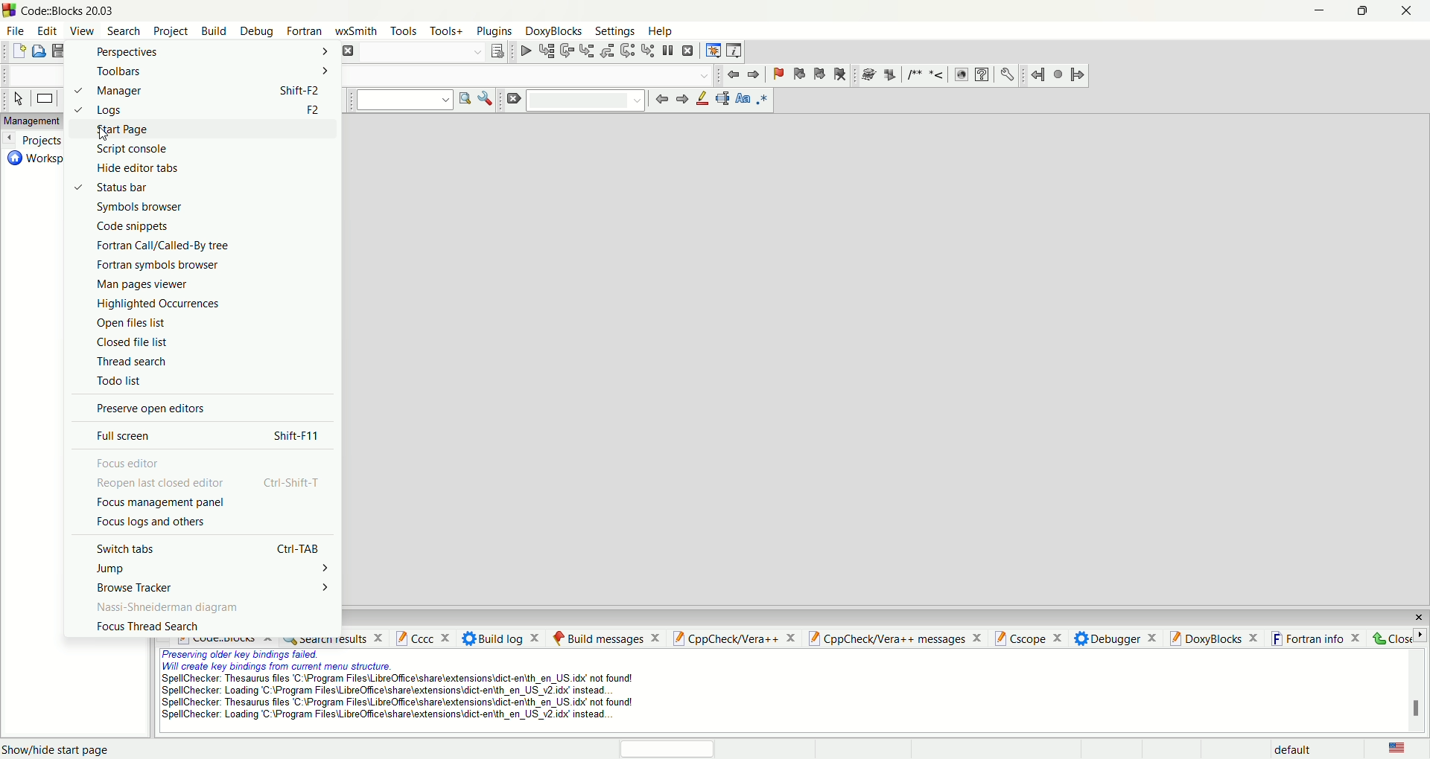 The height and width of the screenshot is (759, 1430). Describe the element at coordinates (1398, 749) in the screenshot. I see `language` at that location.